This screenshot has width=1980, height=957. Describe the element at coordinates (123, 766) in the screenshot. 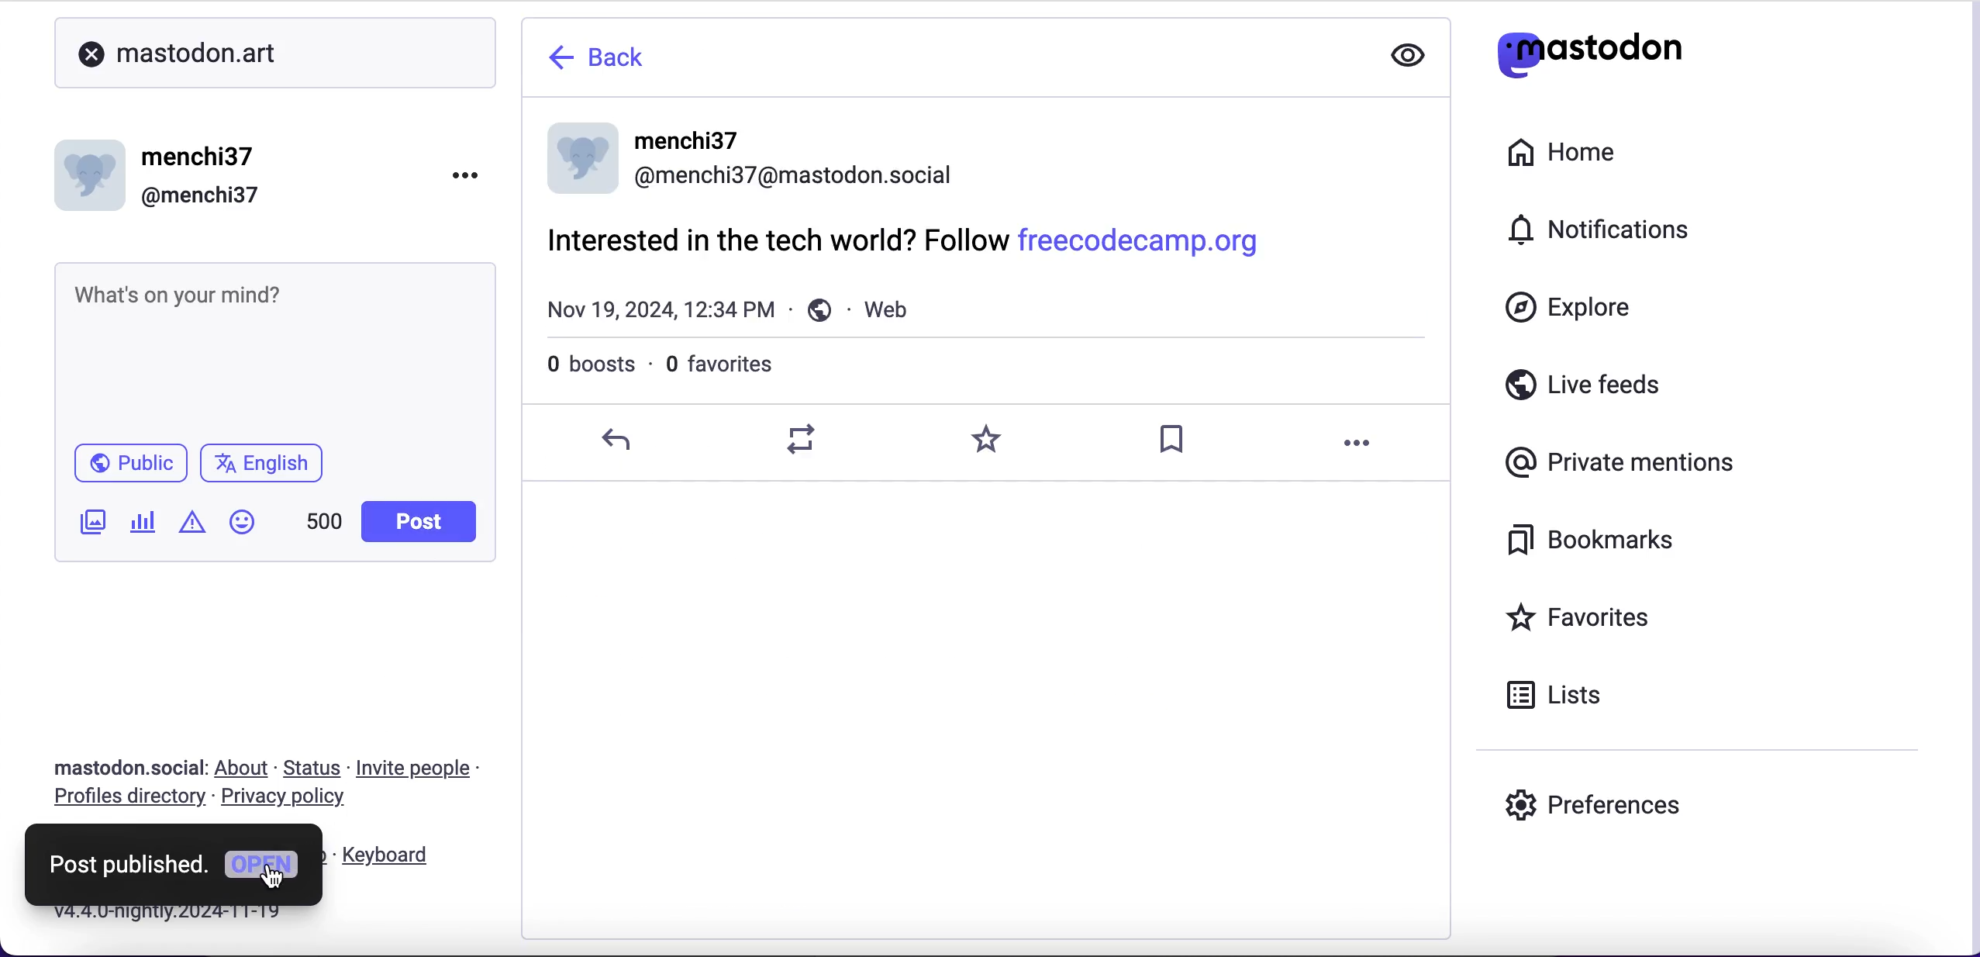

I see `mastodon.social` at that location.